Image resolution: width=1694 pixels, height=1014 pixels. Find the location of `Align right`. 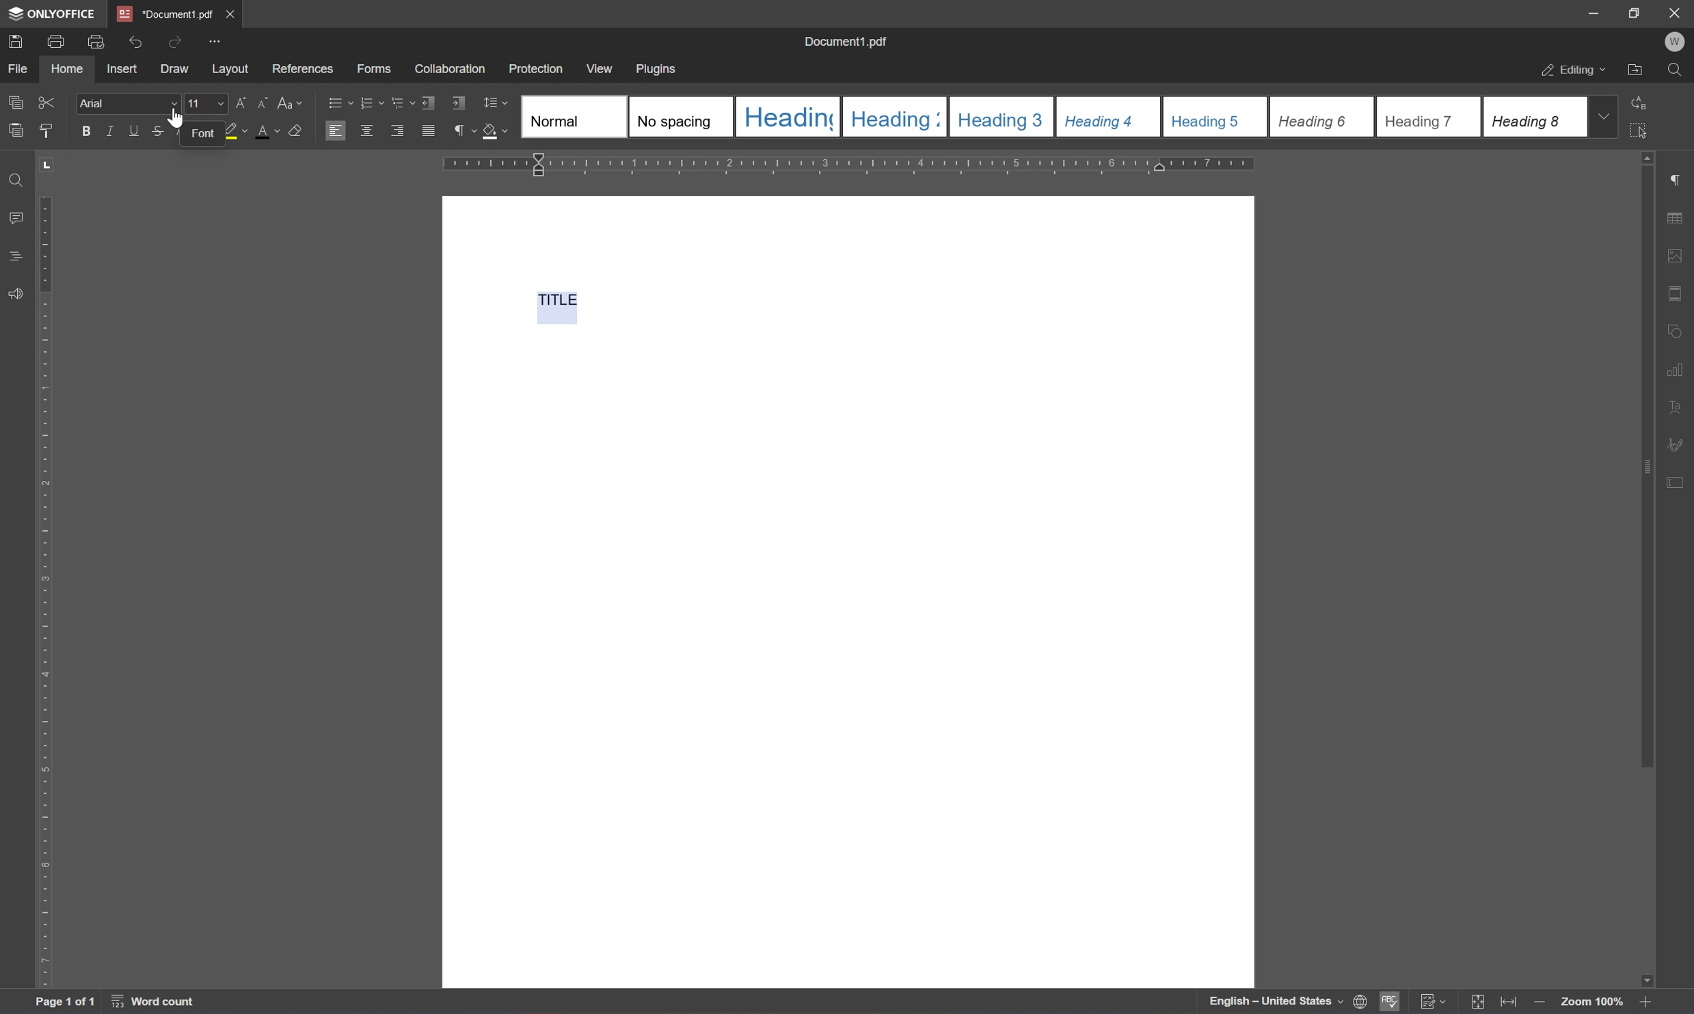

Align right is located at coordinates (396, 131).